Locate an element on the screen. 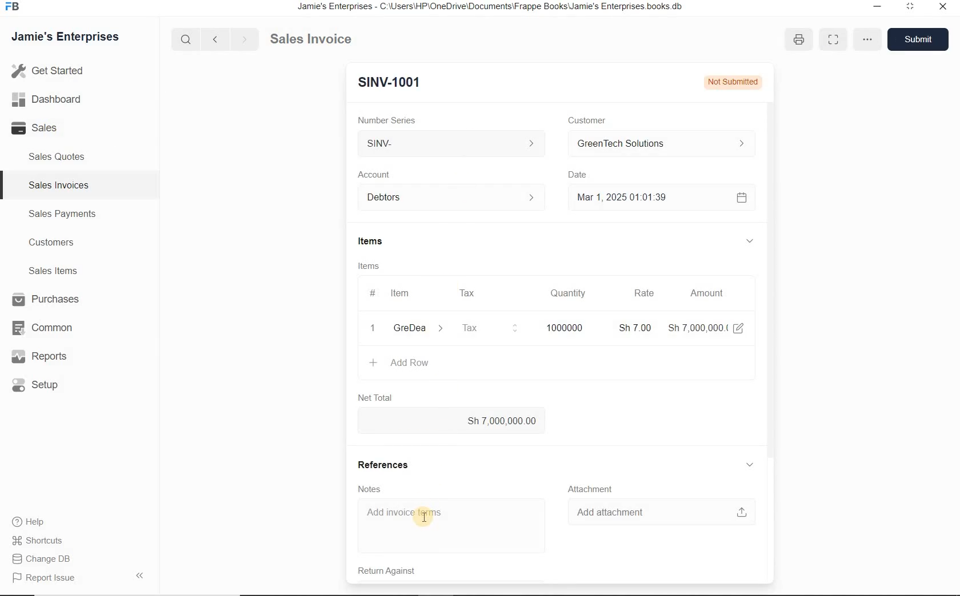  Items is located at coordinates (367, 242).